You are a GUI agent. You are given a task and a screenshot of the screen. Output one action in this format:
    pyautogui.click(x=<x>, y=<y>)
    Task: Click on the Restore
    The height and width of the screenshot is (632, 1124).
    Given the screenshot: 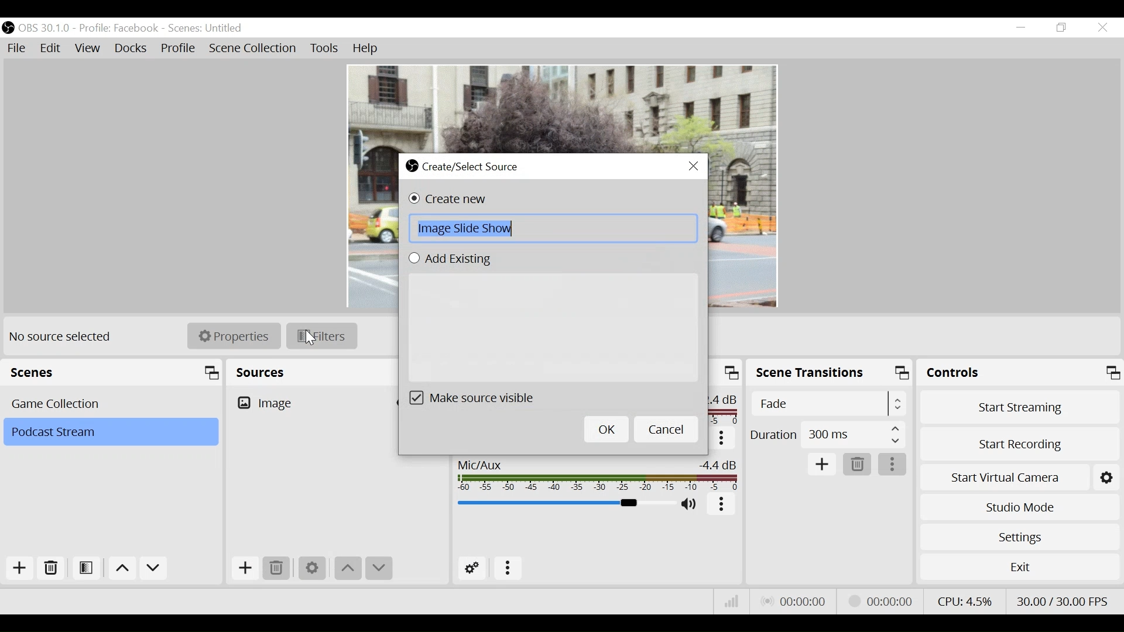 What is the action you would take?
    pyautogui.click(x=1063, y=28)
    